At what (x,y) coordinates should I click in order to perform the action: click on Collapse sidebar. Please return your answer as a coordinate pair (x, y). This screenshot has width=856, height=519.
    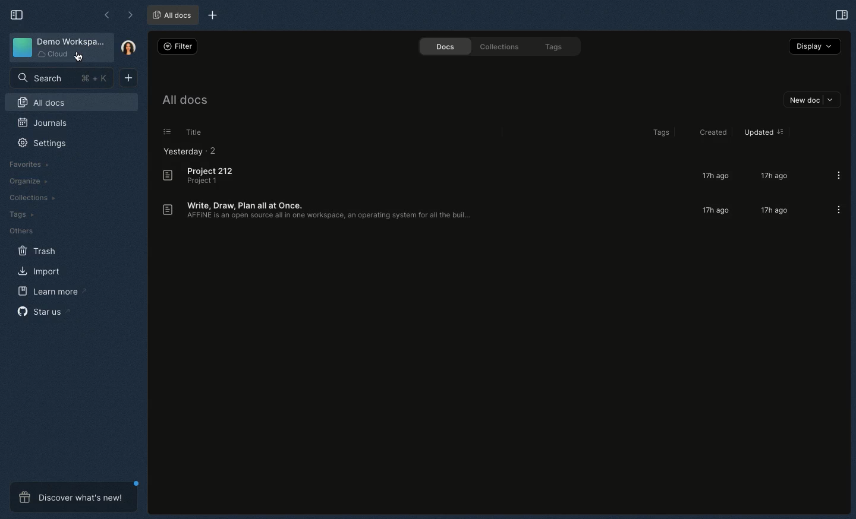
    Looking at the image, I should click on (16, 14).